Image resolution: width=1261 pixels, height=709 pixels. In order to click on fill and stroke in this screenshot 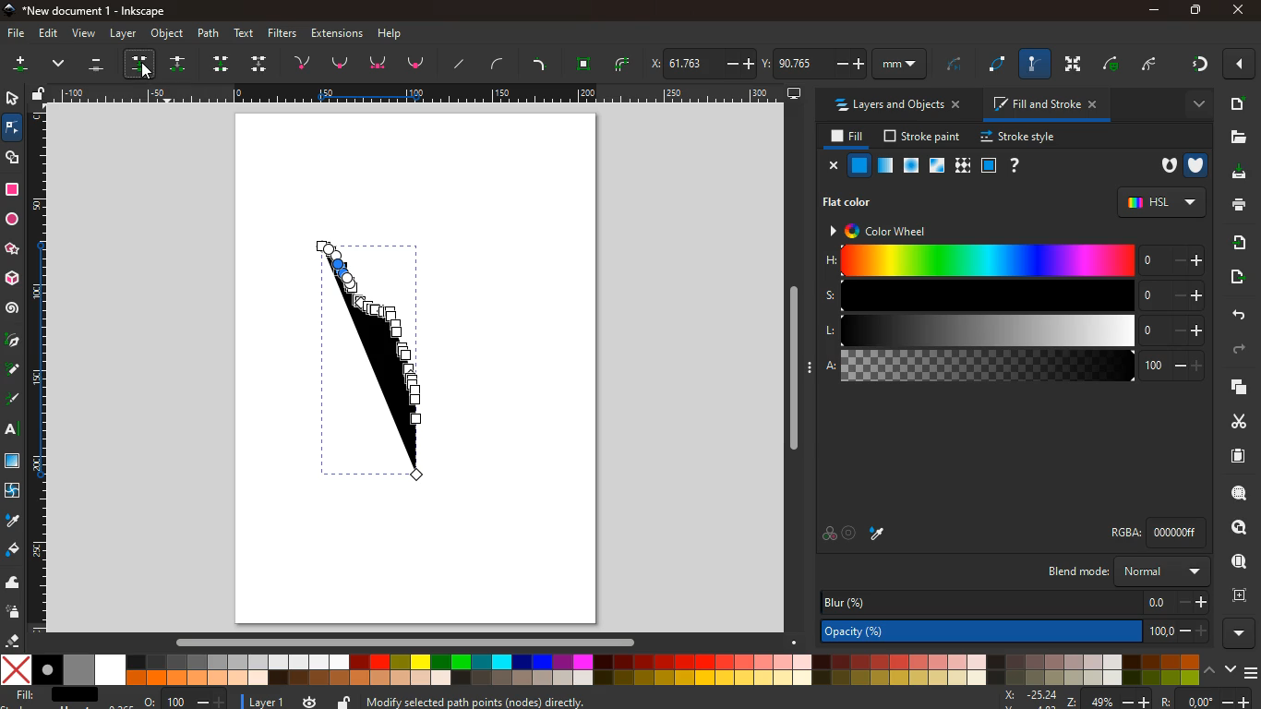, I will do `click(1046, 103)`.